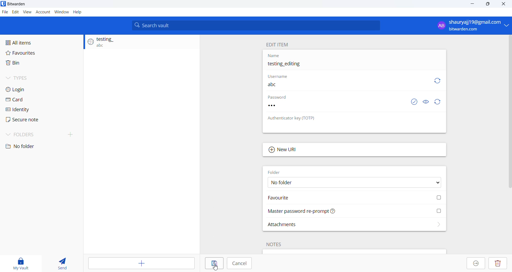  Describe the element at coordinates (337, 86) in the screenshot. I see `User name` at that location.